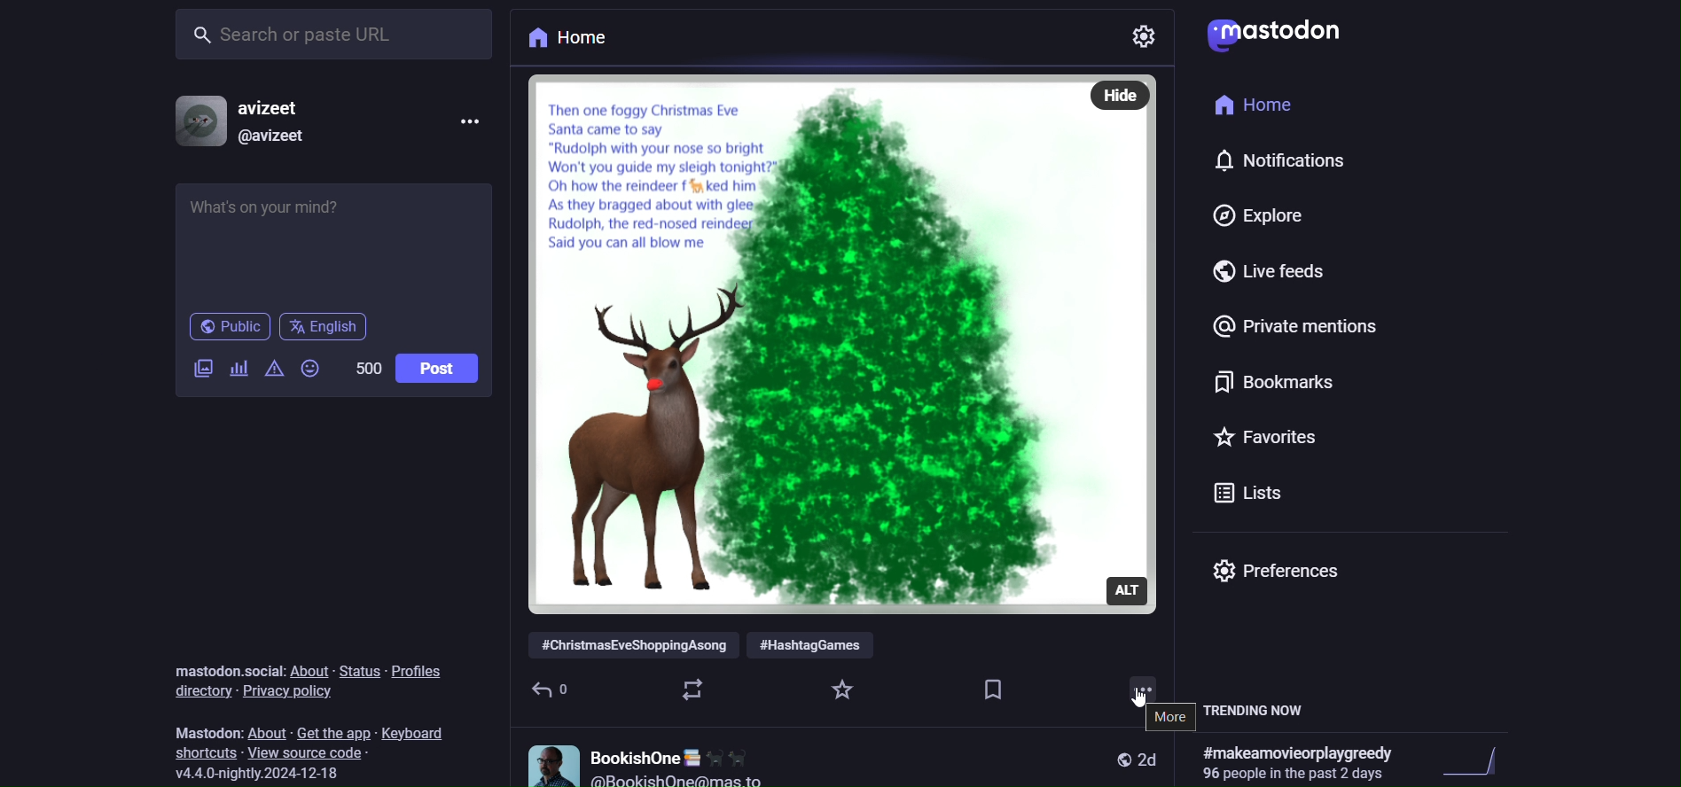  Describe the element at coordinates (475, 119) in the screenshot. I see `more options` at that location.